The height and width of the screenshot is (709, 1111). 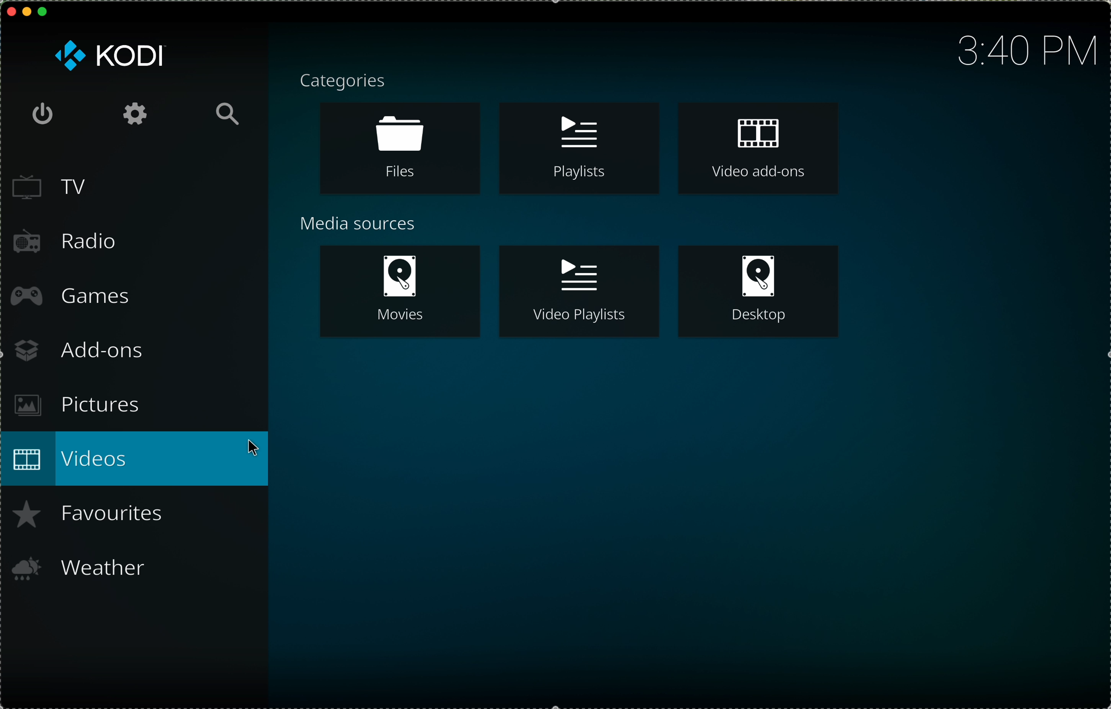 What do you see at coordinates (579, 146) in the screenshot?
I see `playlist button` at bounding box center [579, 146].